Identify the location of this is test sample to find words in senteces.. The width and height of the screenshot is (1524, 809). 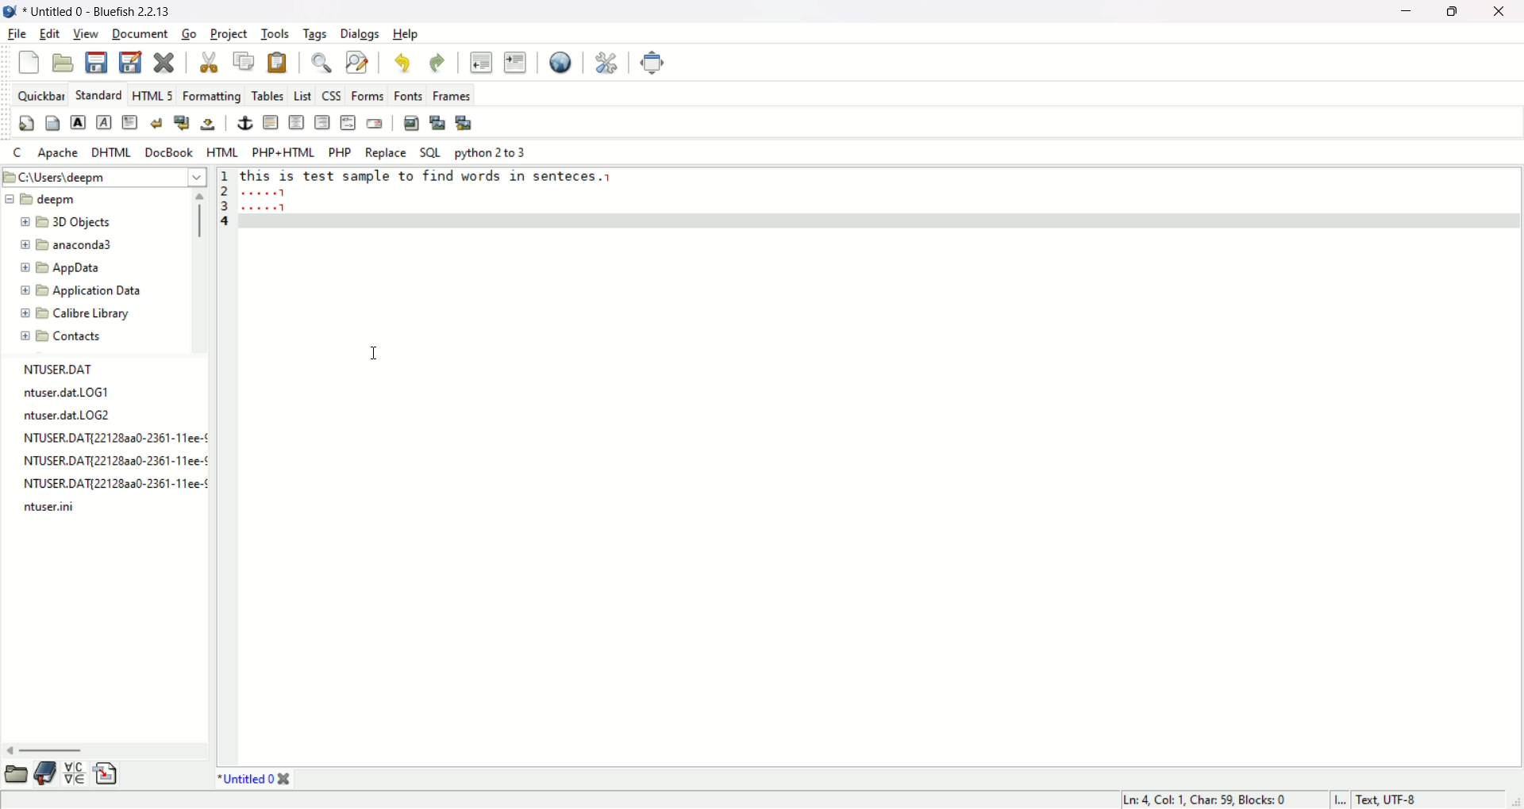
(418, 176).